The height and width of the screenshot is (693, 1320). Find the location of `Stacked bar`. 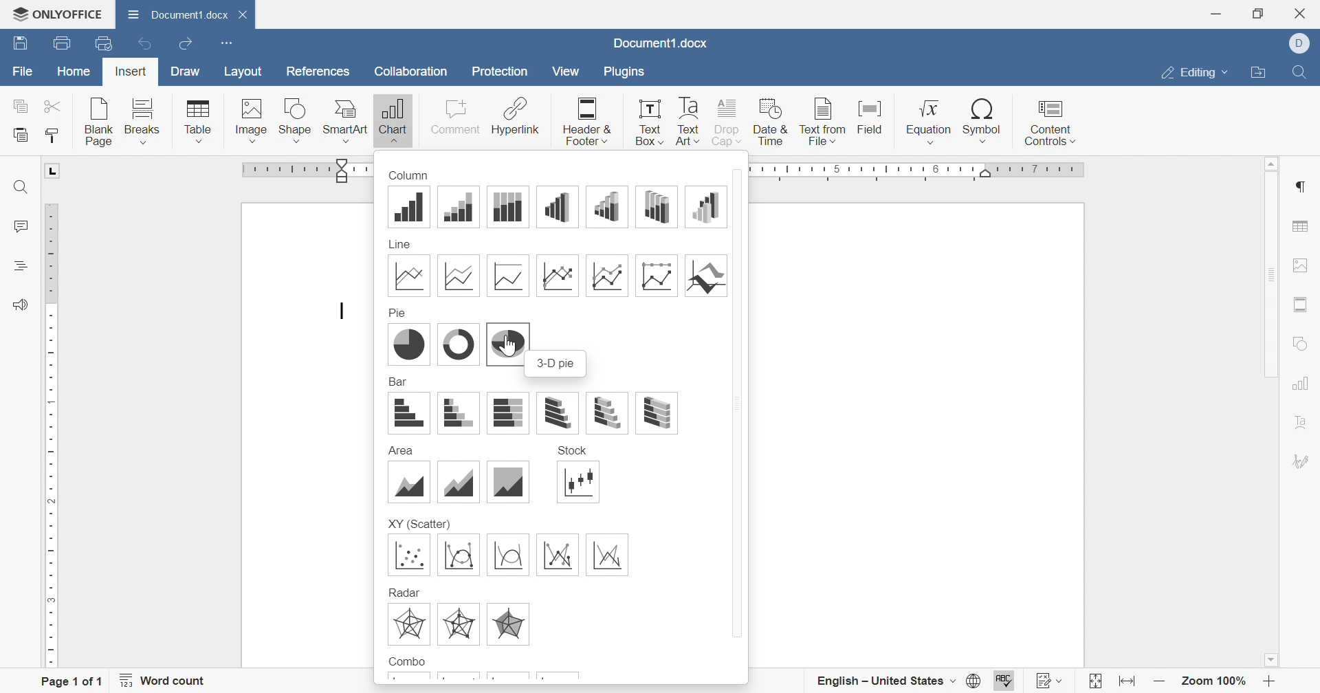

Stacked bar is located at coordinates (459, 412).